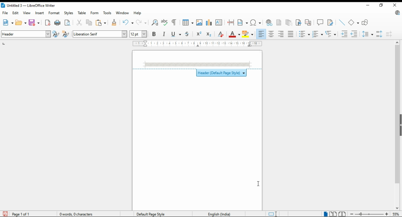 This screenshot has height=217, width=402. I want to click on insert chart, so click(209, 23).